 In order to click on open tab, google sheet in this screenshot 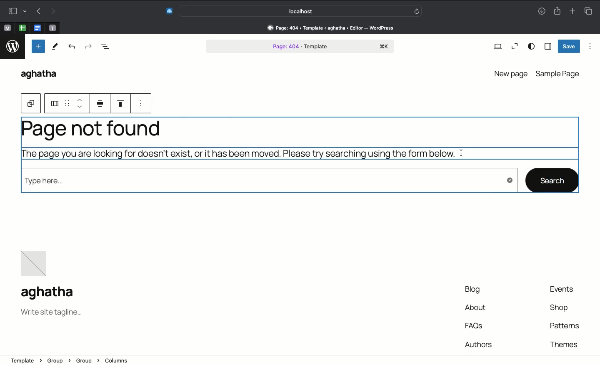, I will do `click(22, 28)`.